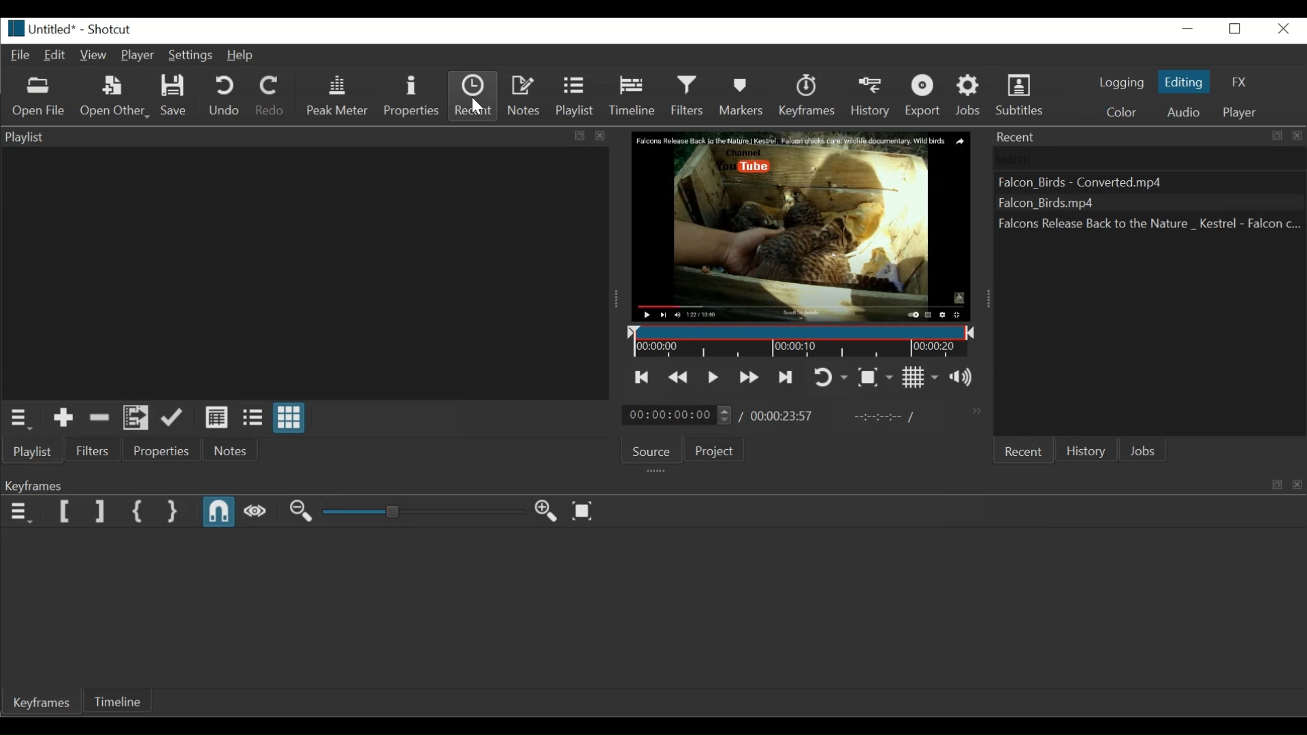  What do you see at coordinates (304, 274) in the screenshot?
I see `Clip Thumbnail Panel` at bounding box center [304, 274].